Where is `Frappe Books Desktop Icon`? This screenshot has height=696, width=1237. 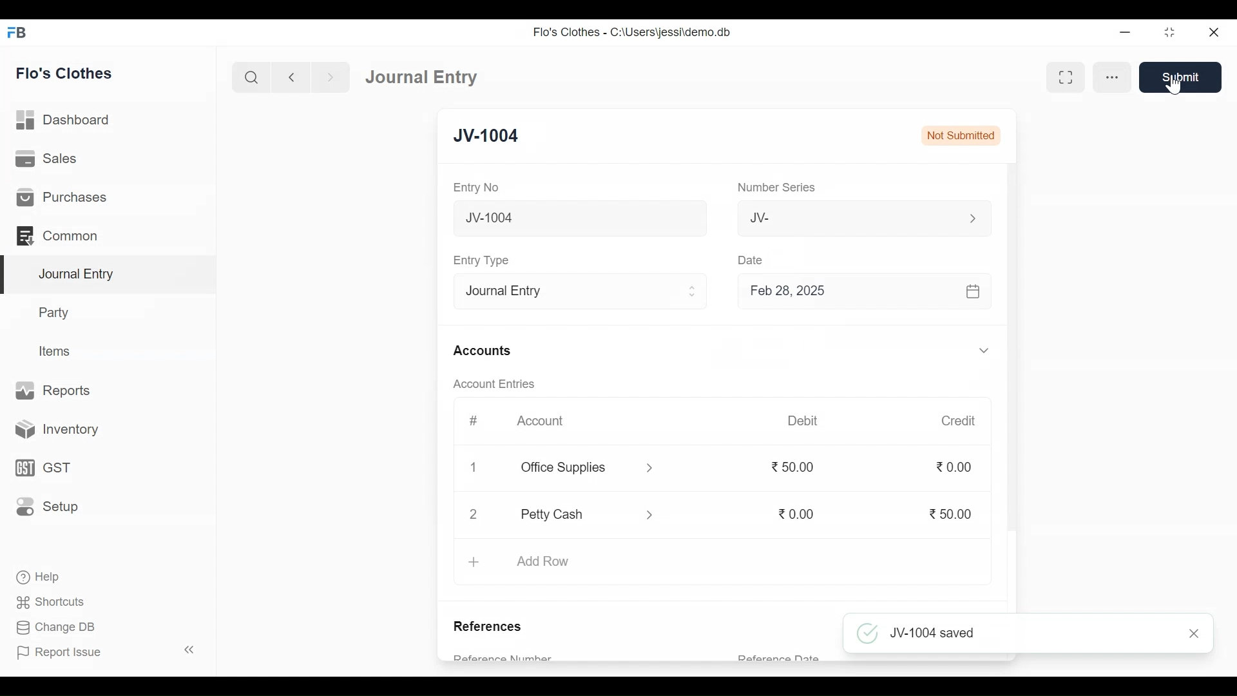 Frappe Books Desktop Icon is located at coordinates (17, 33).